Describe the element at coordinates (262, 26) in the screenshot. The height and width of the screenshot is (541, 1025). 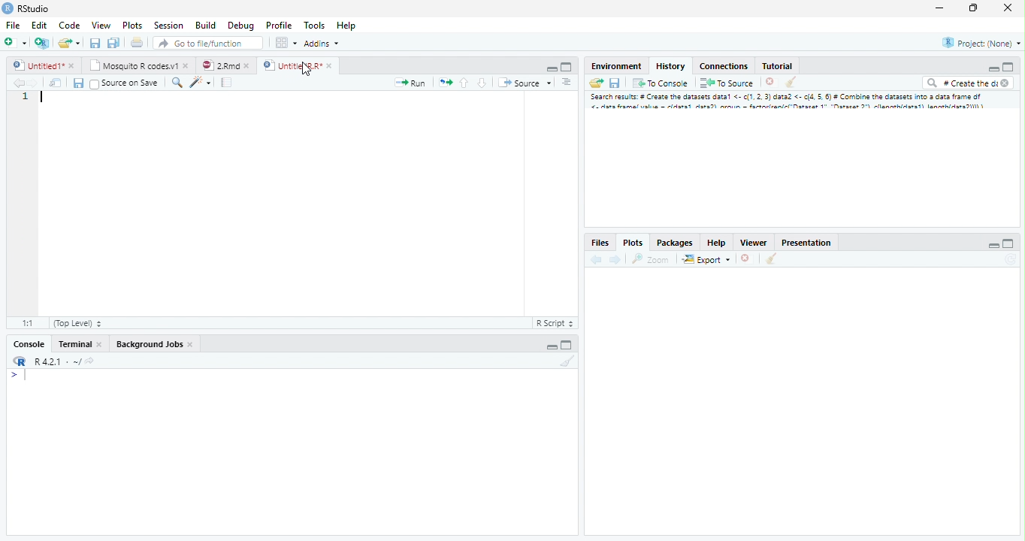
I see `Debug` at that location.